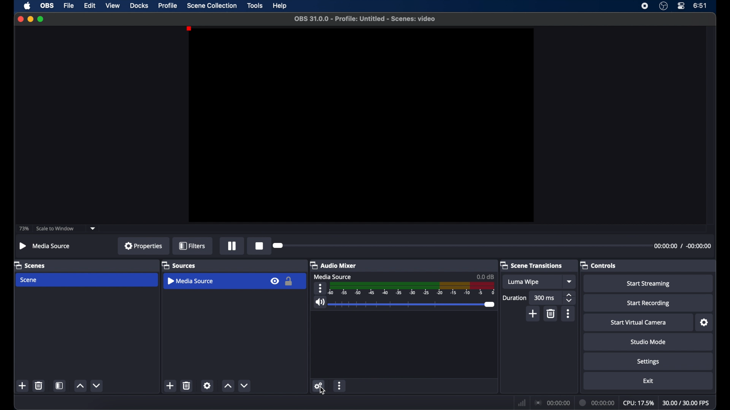  Describe the element at coordinates (69, 6) in the screenshot. I see `file` at that location.